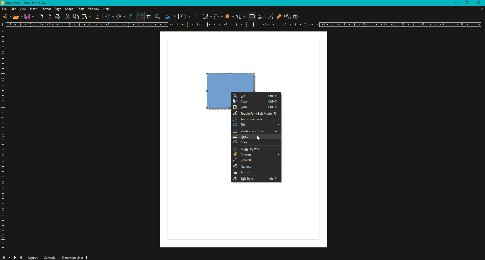 This screenshot has width=485, height=260. What do you see at coordinates (256, 155) in the screenshot?
I see `Arrange` at bounding box center [256, 155].